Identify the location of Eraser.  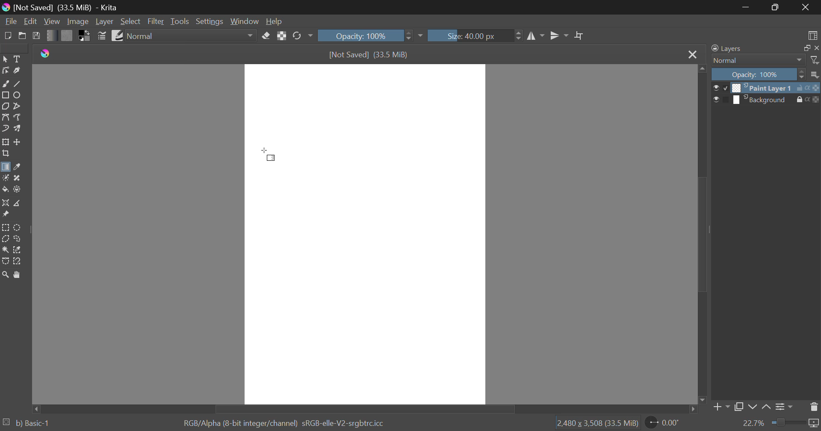
(266, 35).